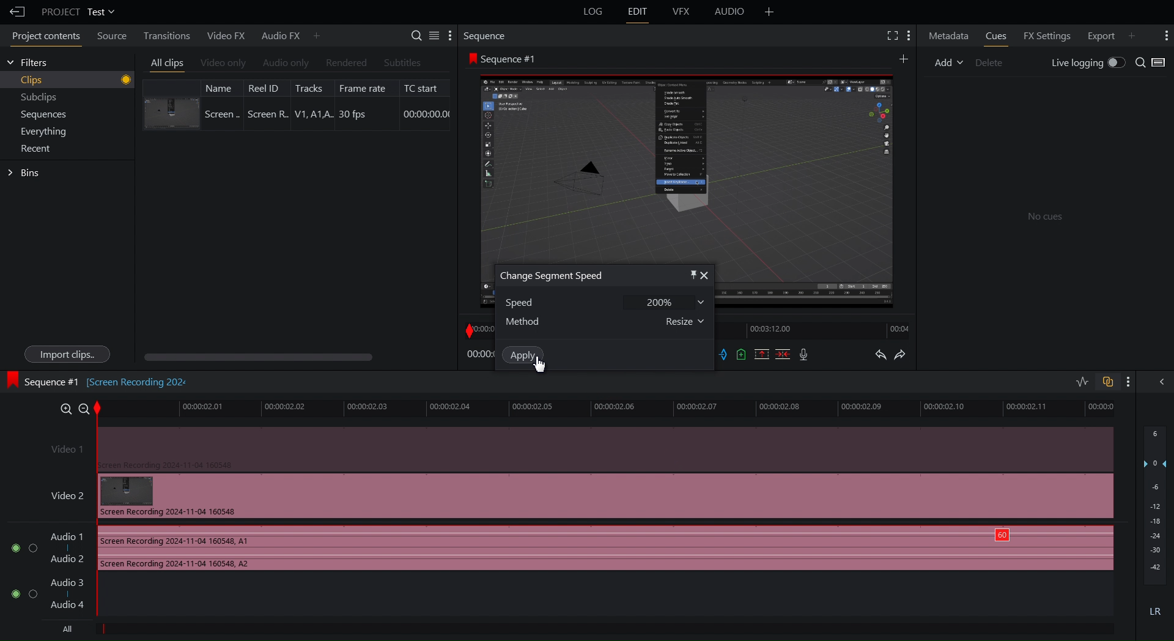  Describe the element at coordinates (683, 12) in the screenshot. I see `VFX` at that location.